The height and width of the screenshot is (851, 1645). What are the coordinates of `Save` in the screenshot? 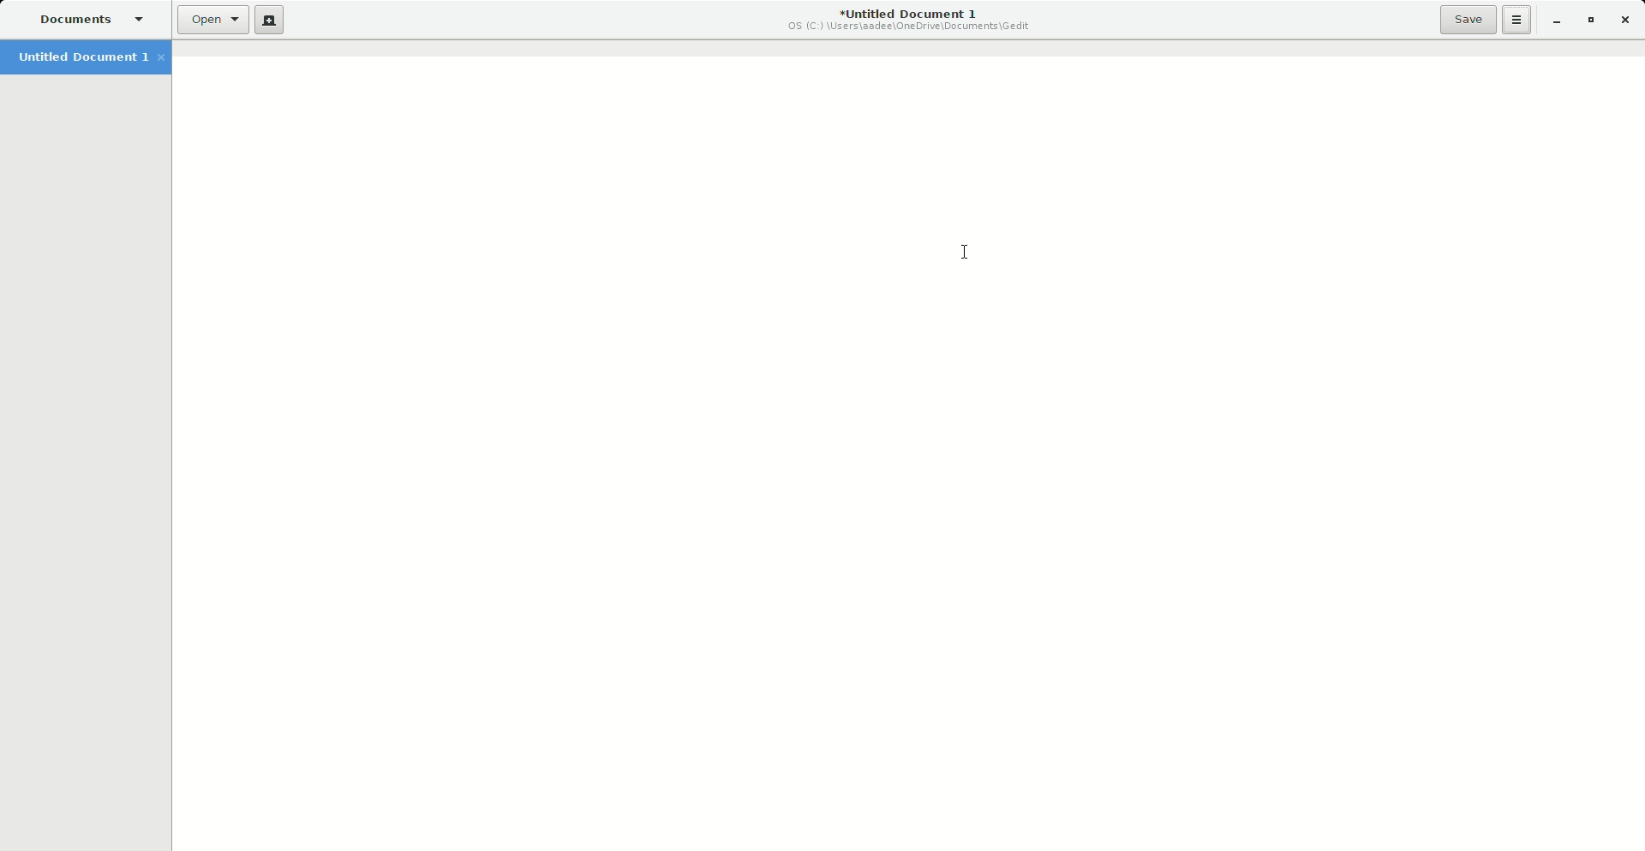 It's located at (1462, 20).